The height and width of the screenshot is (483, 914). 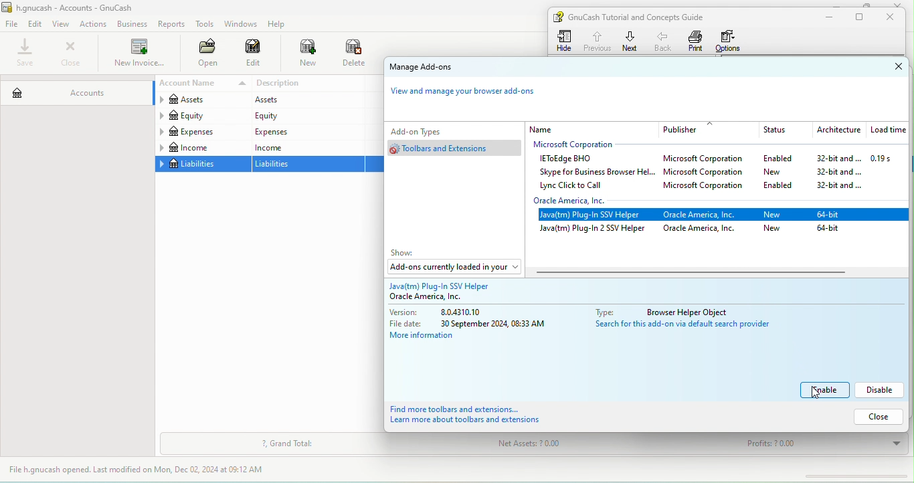 I want to click on type  browser helper object, so click(x=670, y=310).